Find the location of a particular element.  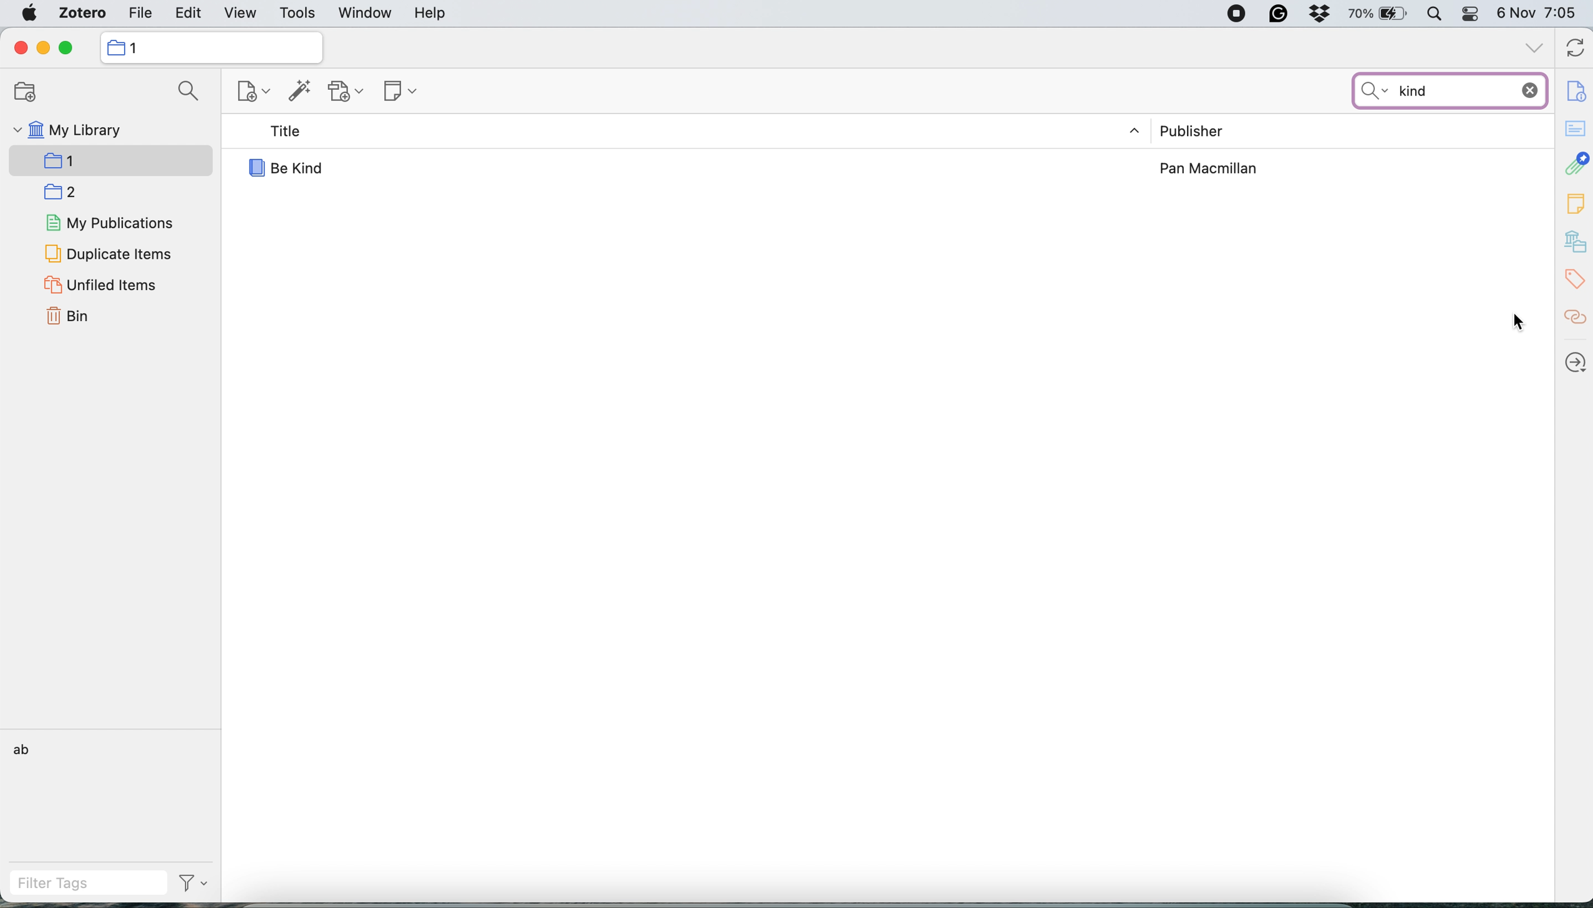

bin is located at coordinates (72, 316).